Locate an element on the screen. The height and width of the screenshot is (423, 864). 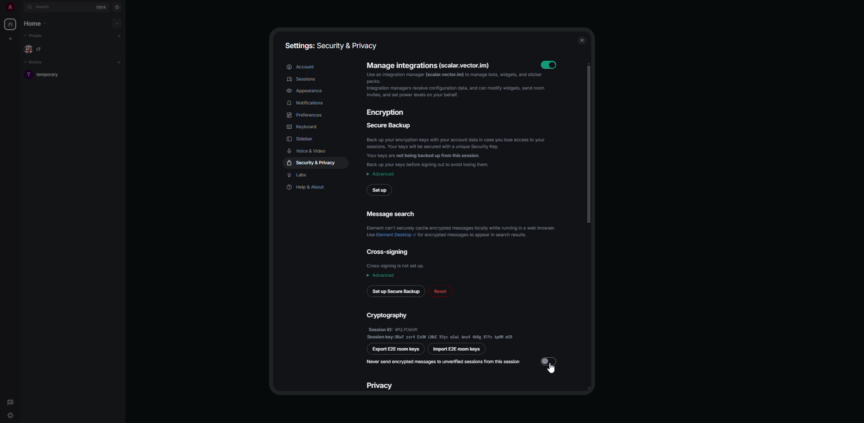
reset is located at coordinates (441, 291).